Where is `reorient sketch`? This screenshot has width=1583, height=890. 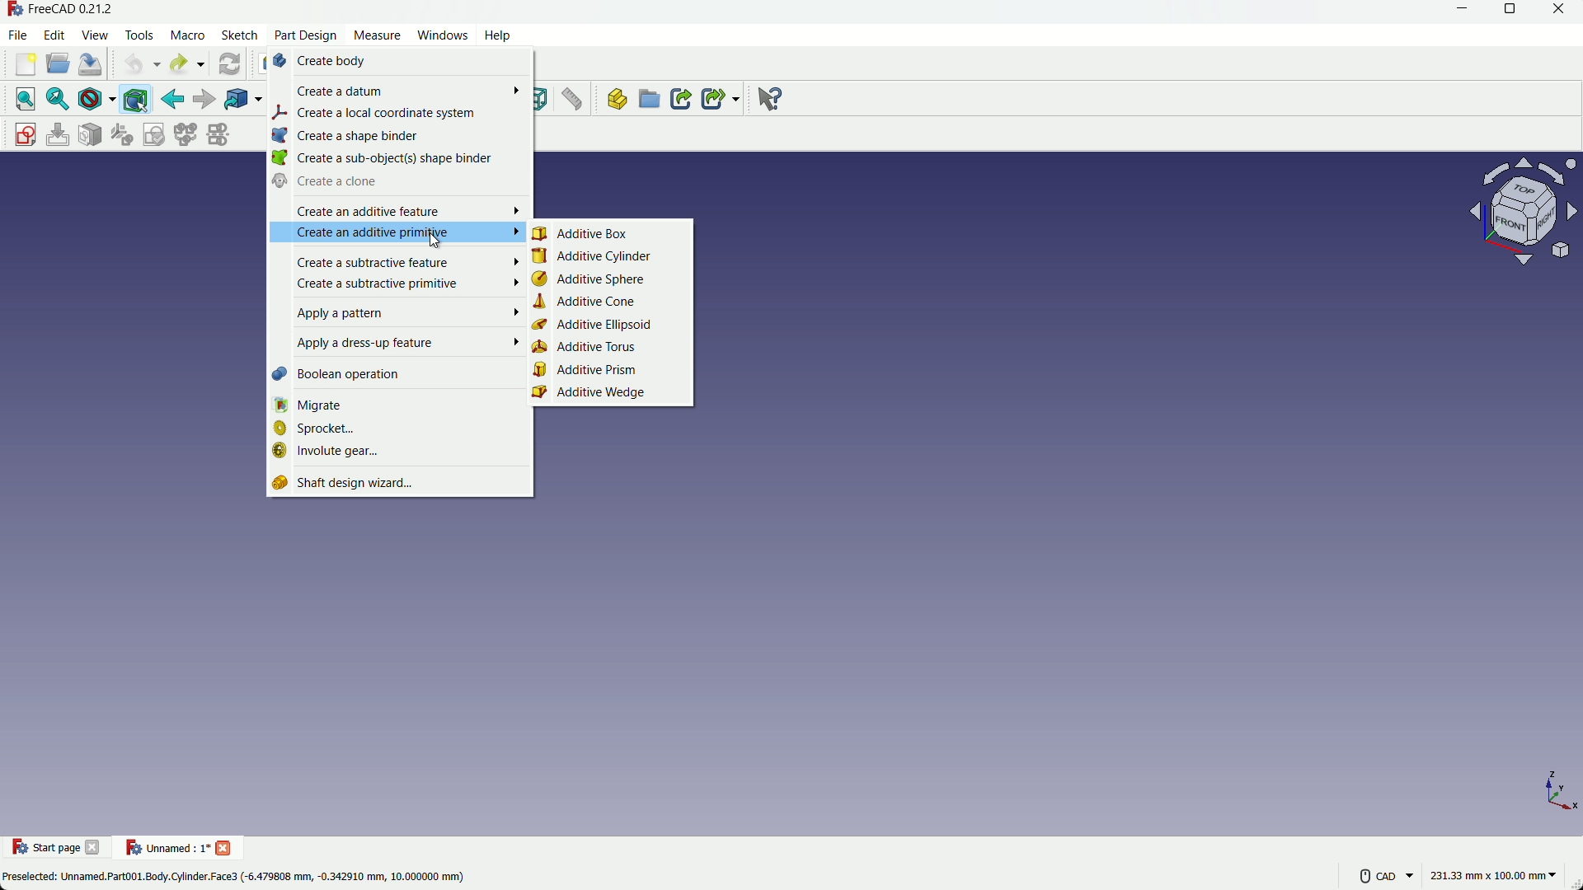
reorient sketch is located at coordinates (121, 134).